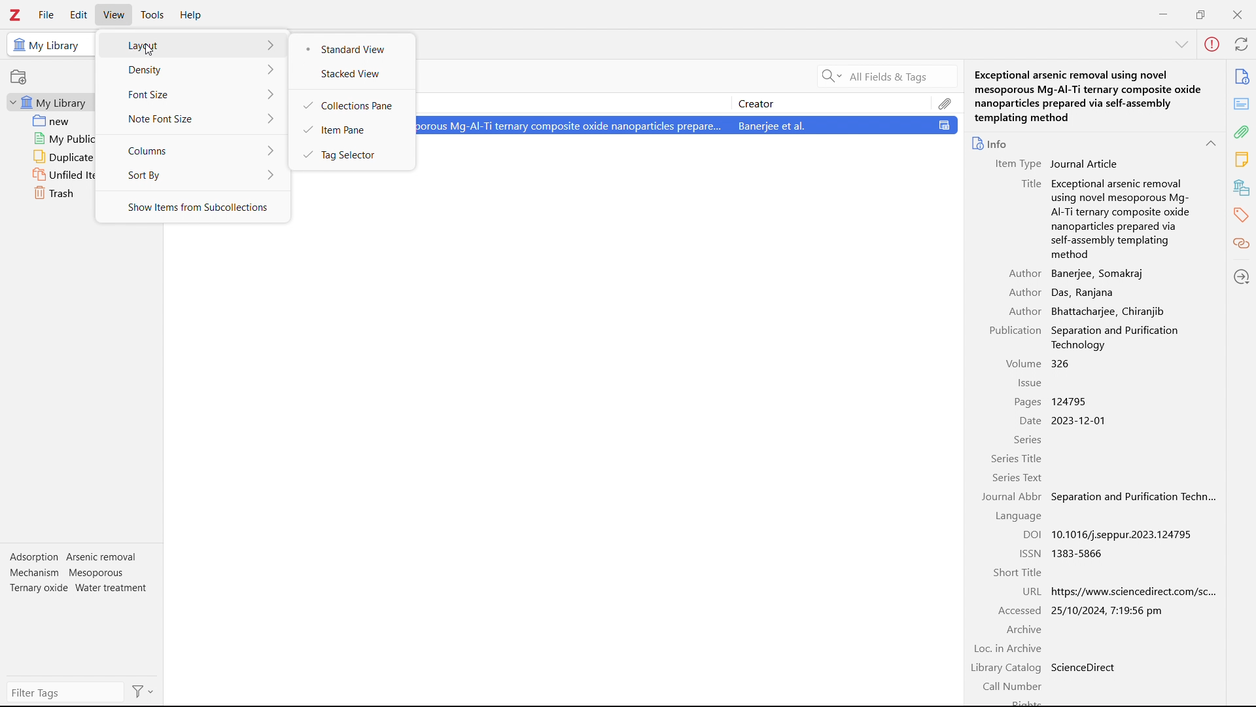 This screenshot has height=707, width=1256. What do you see at coordinates (114, 14) in the screenshot?
I see `view` at bounding box center [114, 14].